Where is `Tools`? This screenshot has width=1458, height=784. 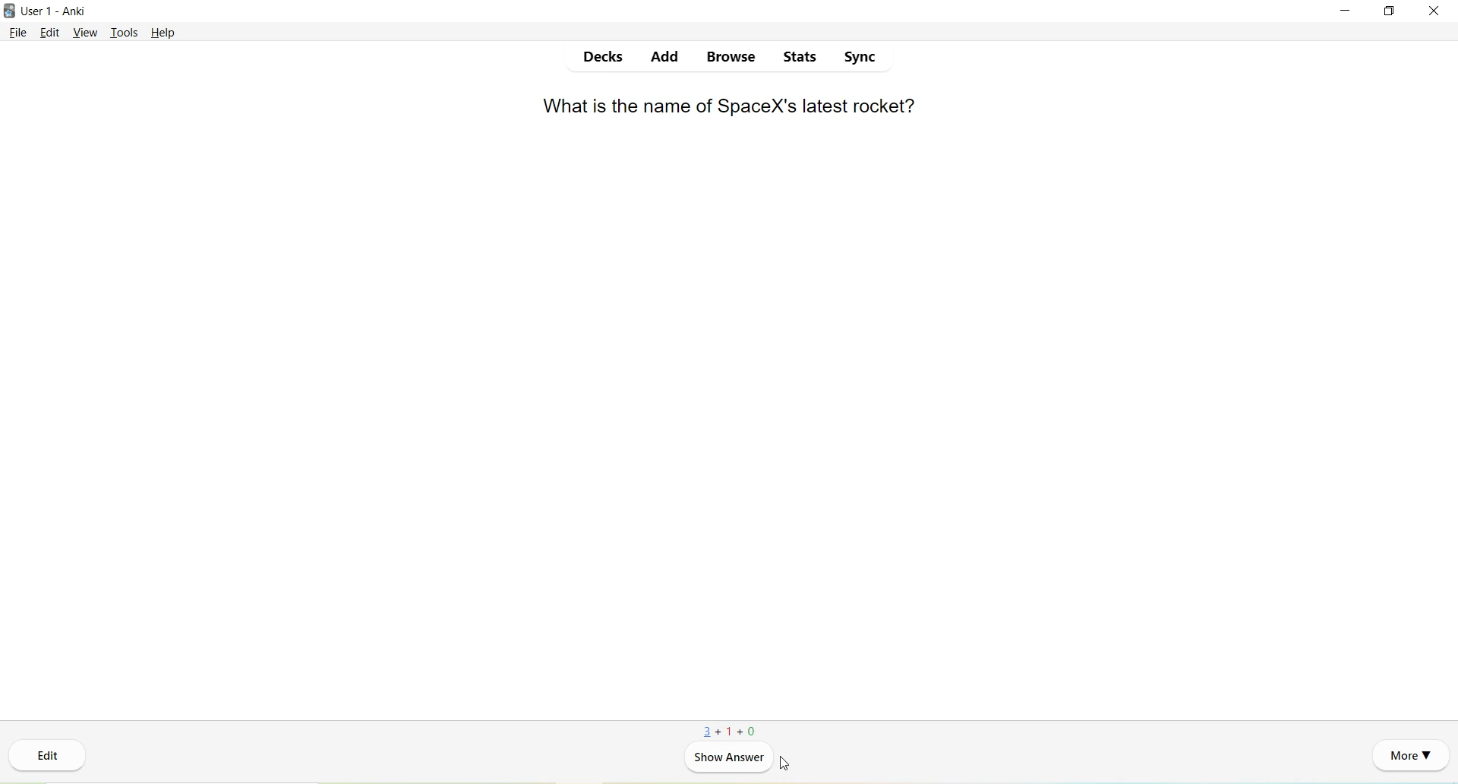 Tools is located at coordinates (124, 33).